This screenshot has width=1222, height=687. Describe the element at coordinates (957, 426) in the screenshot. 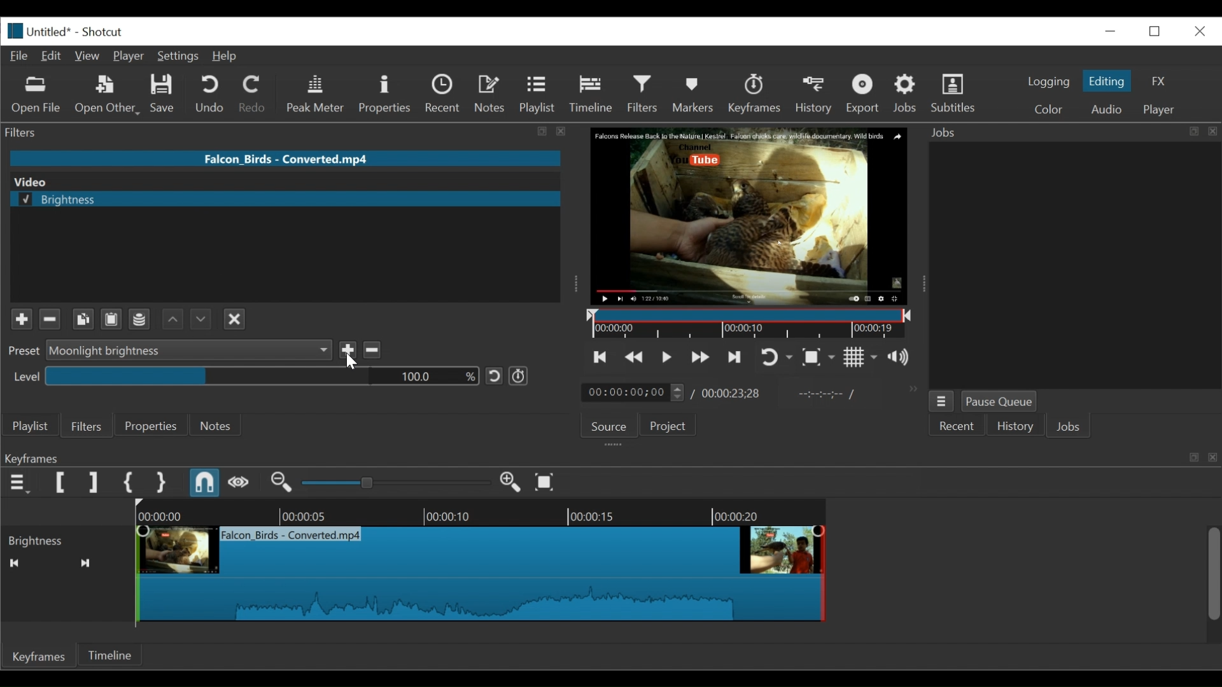

I see `Recent` at that location.